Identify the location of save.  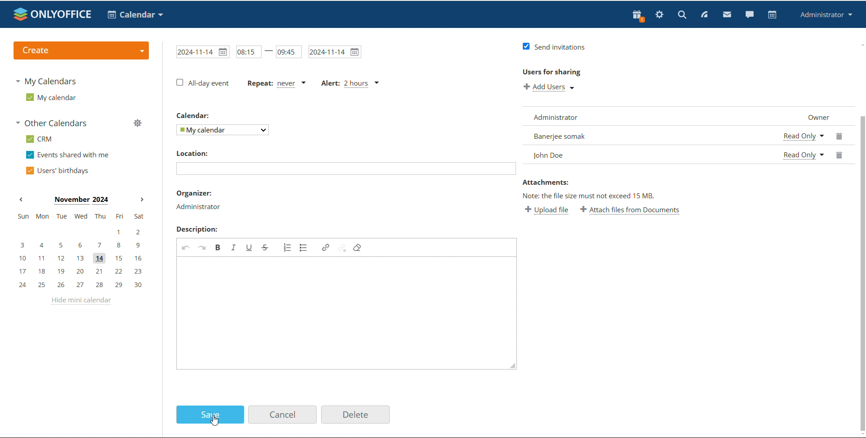
(211, 415).